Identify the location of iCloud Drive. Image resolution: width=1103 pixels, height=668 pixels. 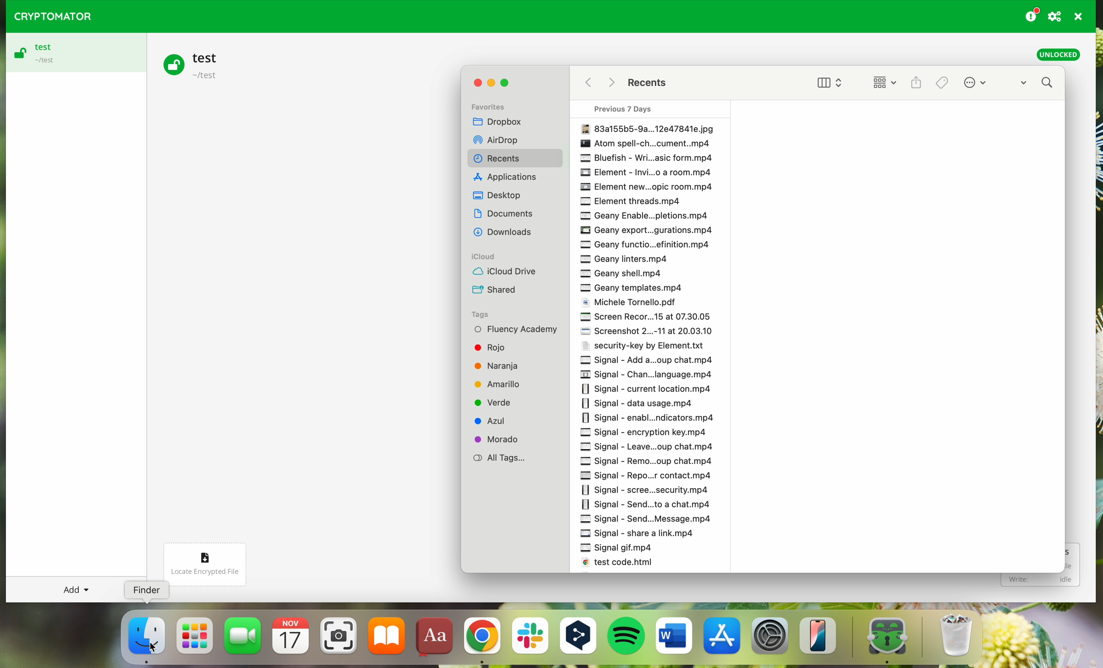
(504, 272).